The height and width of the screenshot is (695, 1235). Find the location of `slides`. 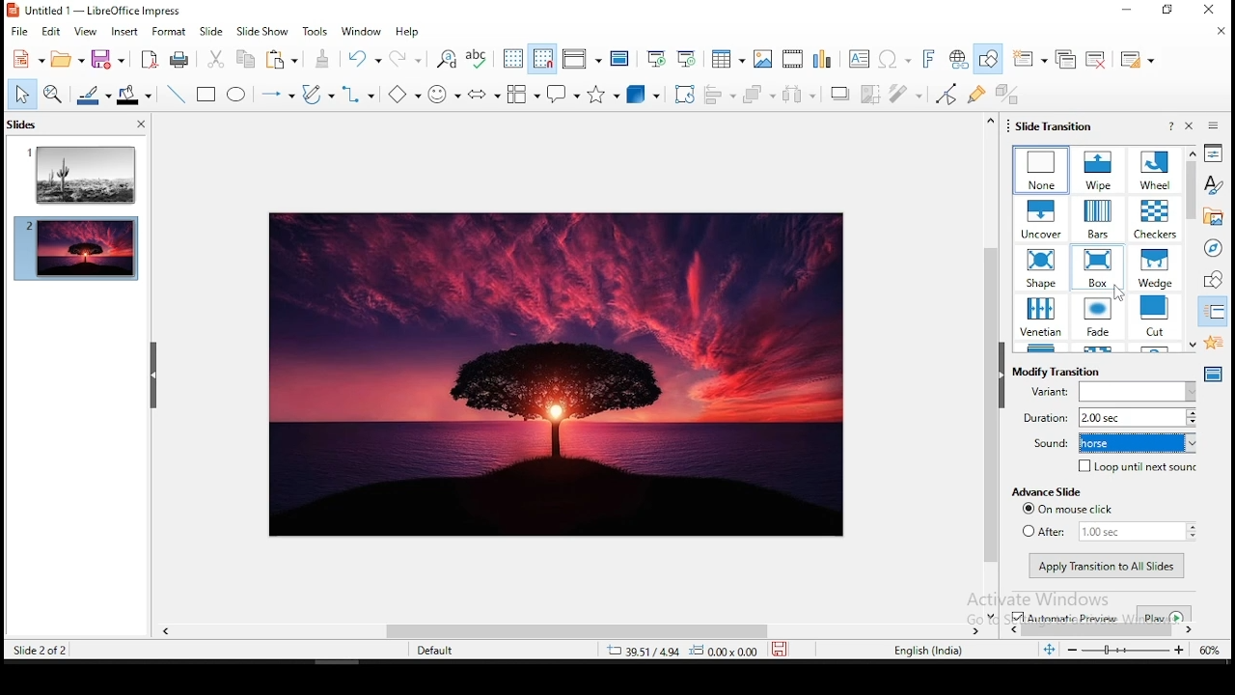

slides is located at coordinates (21, 125).